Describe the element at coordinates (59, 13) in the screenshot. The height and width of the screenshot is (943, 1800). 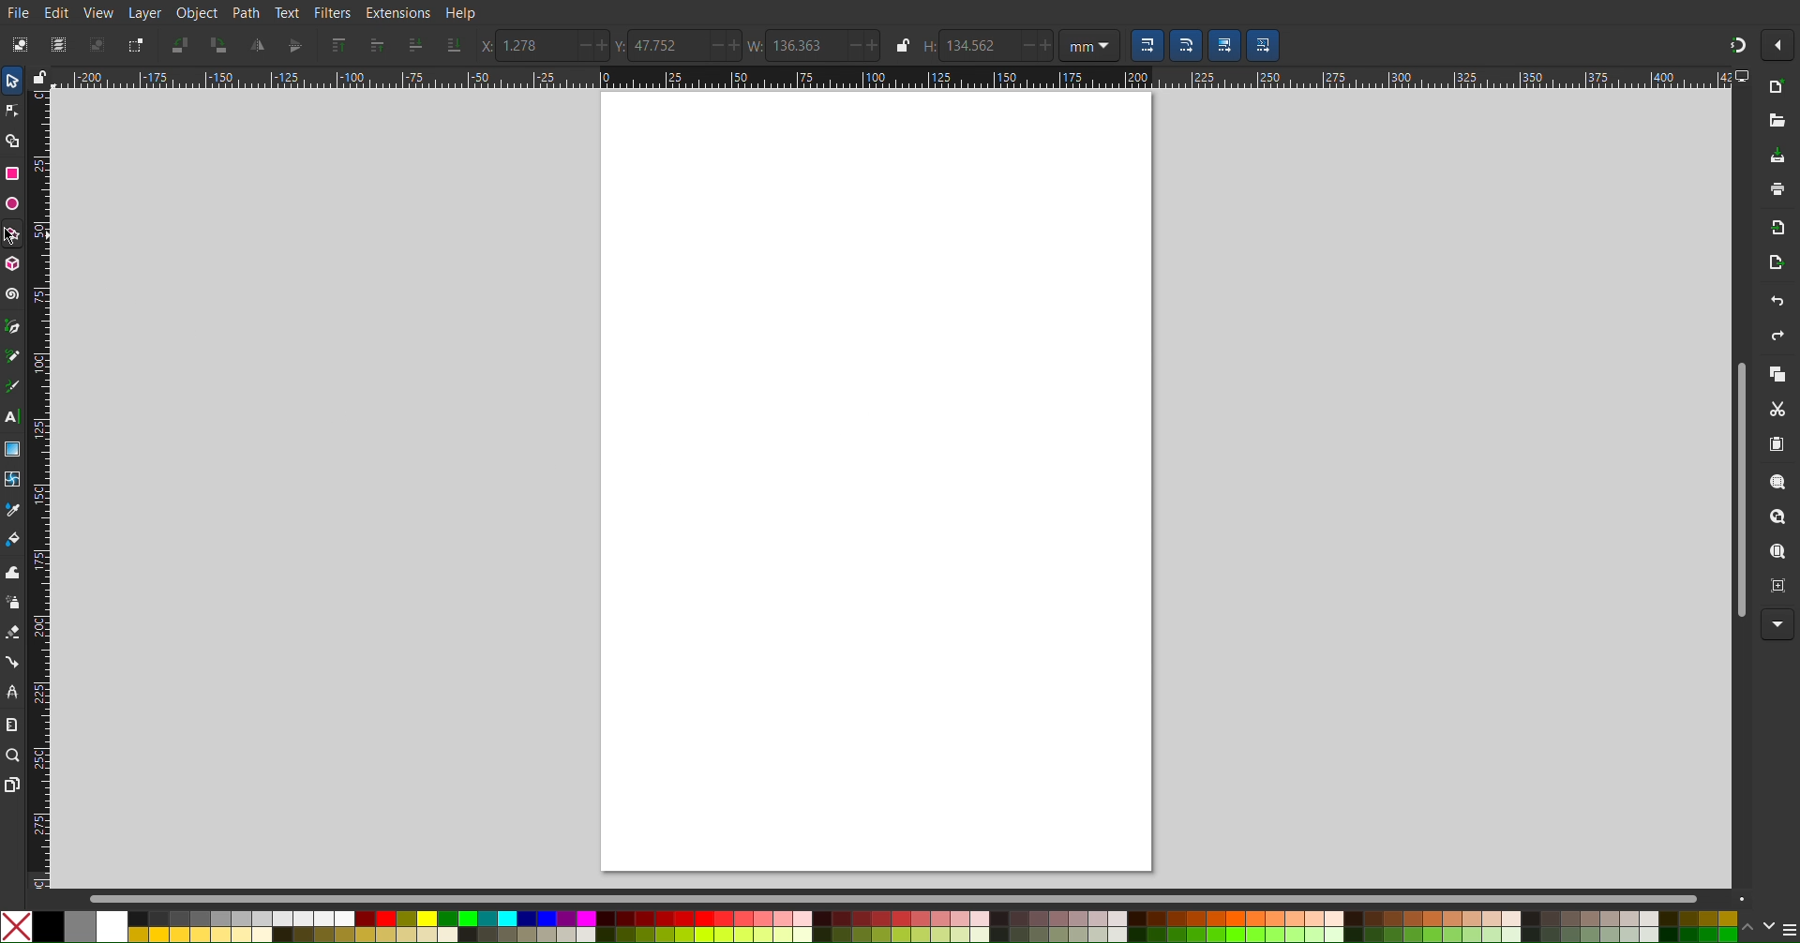
I see `Edit` at that location.